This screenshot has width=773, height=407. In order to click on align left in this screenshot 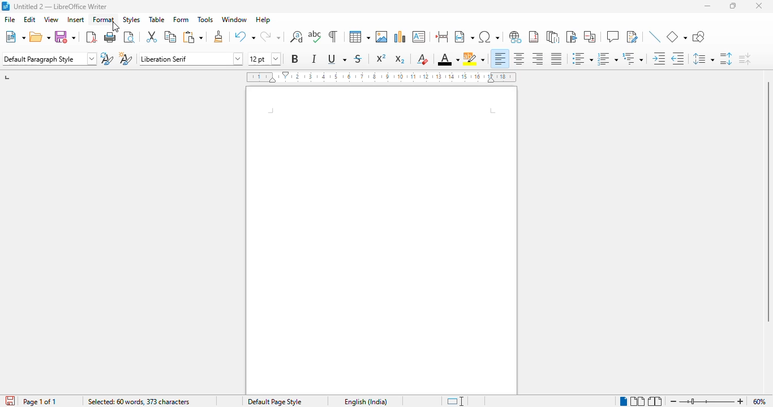, I will do `click(500, 58)`.